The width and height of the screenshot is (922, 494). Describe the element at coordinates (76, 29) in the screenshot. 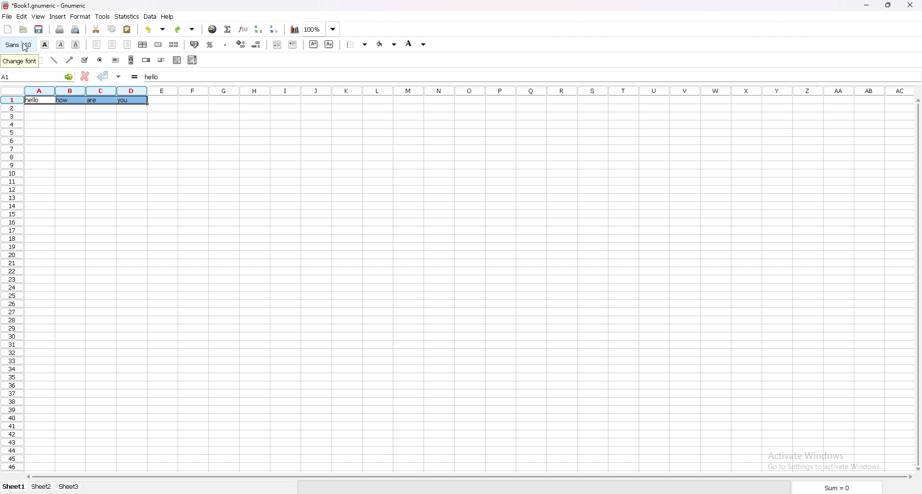

I see `print preview` at that location.